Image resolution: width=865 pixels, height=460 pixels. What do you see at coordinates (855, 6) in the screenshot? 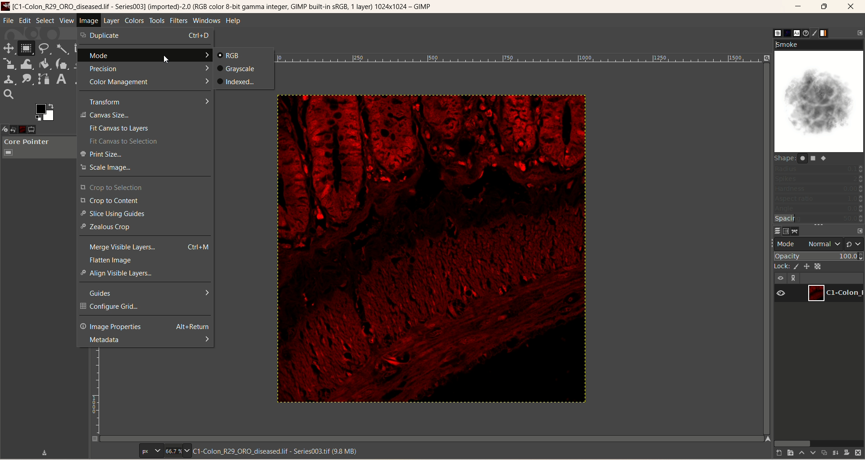
I see `close` at bounding box center [855, 6].